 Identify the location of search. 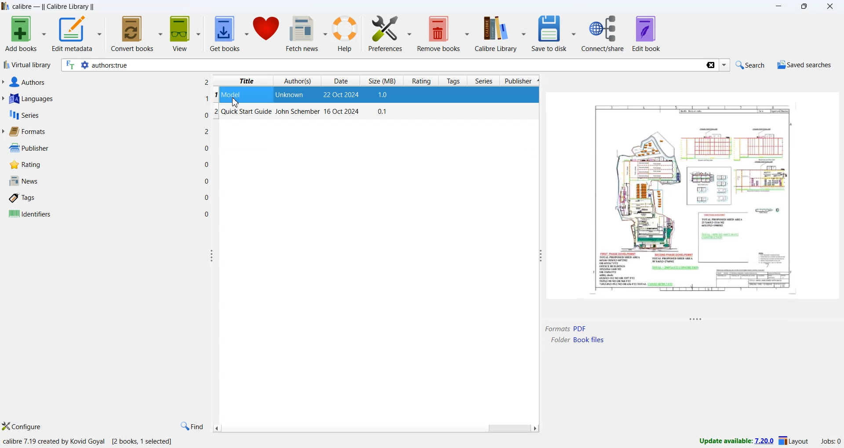
(749, 65).